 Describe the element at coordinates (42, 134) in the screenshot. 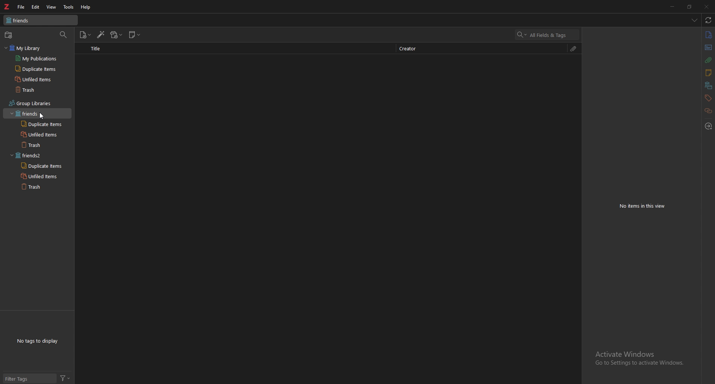

I see `unfiled items` at that location.